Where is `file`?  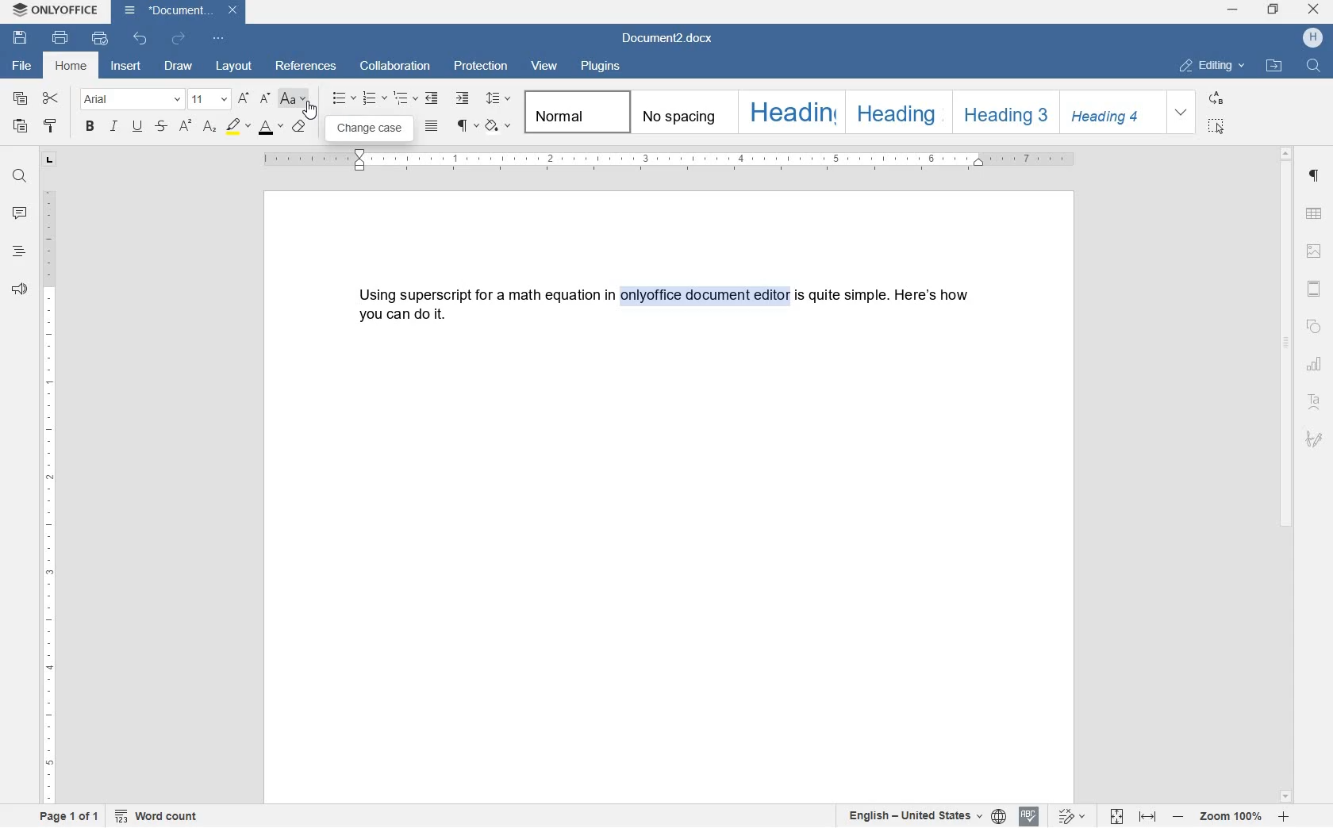 file is located at coordinates (20, 67).